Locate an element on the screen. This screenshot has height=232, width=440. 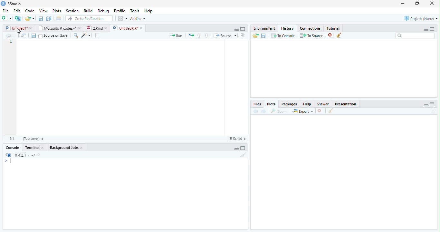
Save all open documents is located at coordinates (48, 18).